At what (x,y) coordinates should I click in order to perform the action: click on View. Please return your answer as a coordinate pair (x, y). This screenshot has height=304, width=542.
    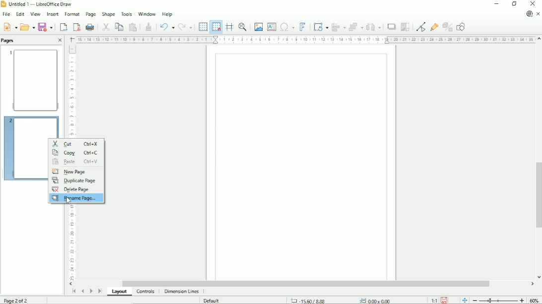
    Looking at the image, I should click on (35, 14).